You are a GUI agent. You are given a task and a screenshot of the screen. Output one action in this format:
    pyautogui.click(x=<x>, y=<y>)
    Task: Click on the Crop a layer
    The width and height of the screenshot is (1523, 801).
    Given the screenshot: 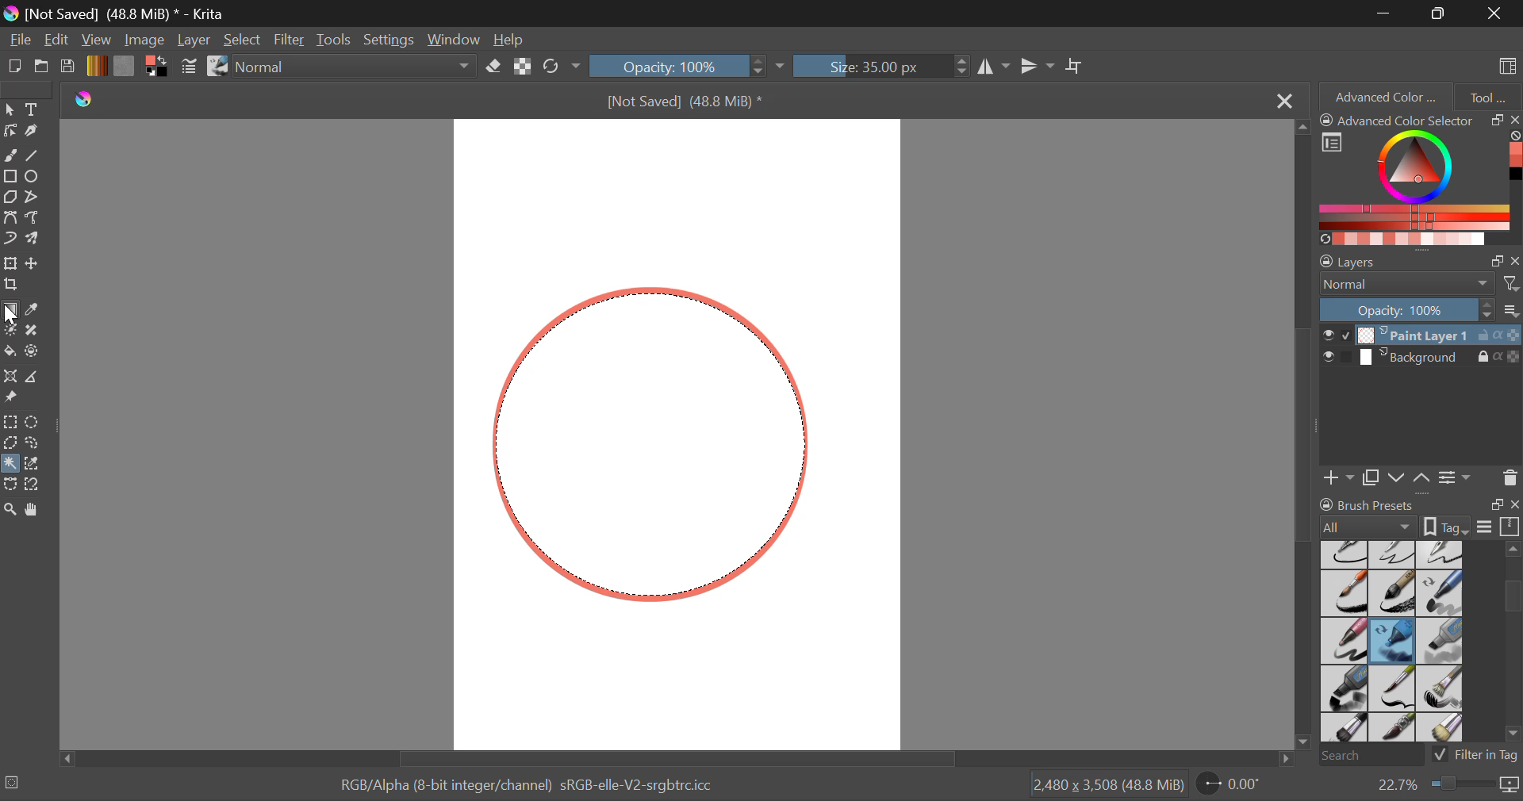 What is the action you would take?
    pyautogui.click(x=10, y=284)
    